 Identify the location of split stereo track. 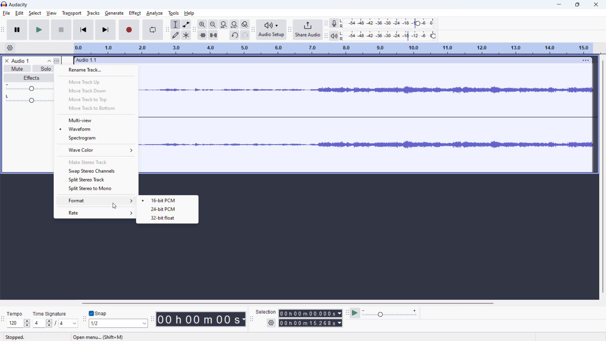
(95, 179).